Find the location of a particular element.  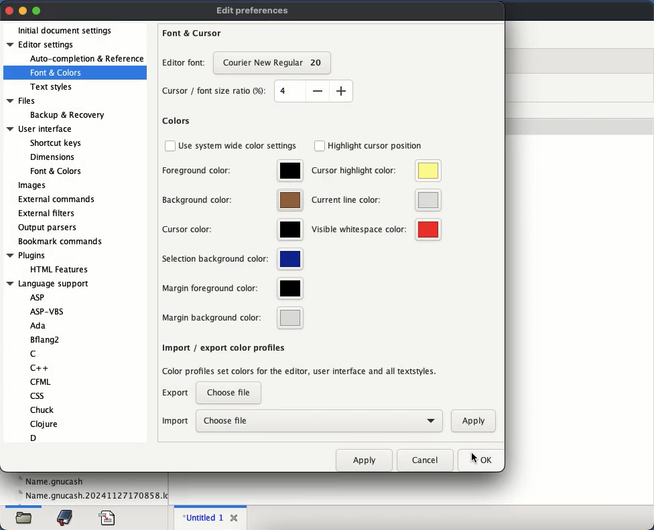

font and cursor is located at coordinates (194, 31).